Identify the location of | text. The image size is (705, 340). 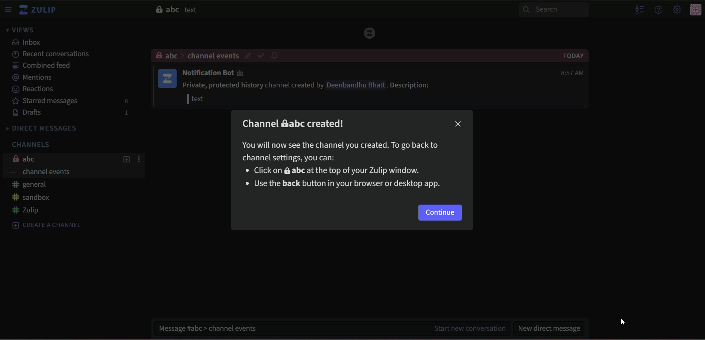
(194, 100).